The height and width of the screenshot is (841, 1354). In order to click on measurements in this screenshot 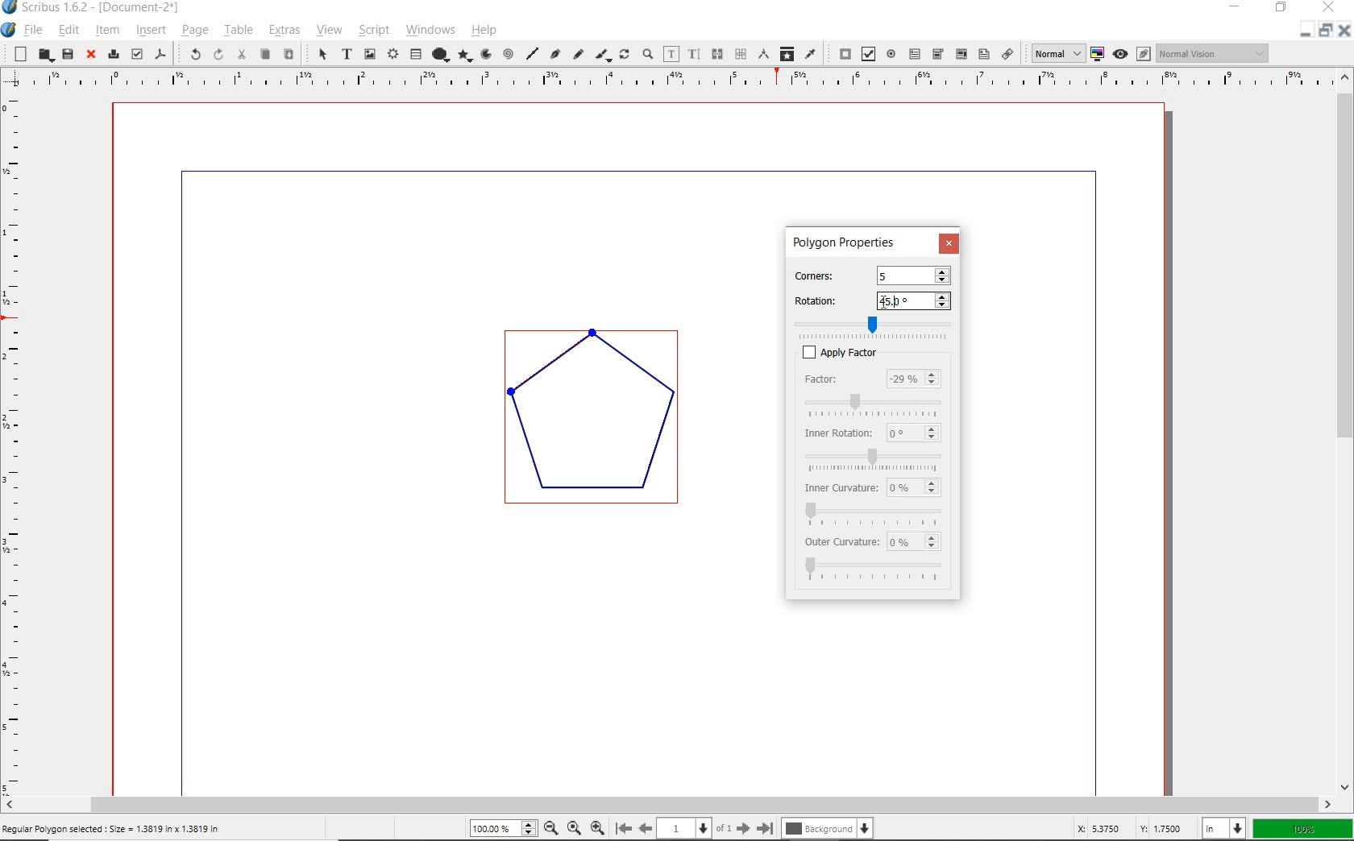, I will do `click(765, 54)`.